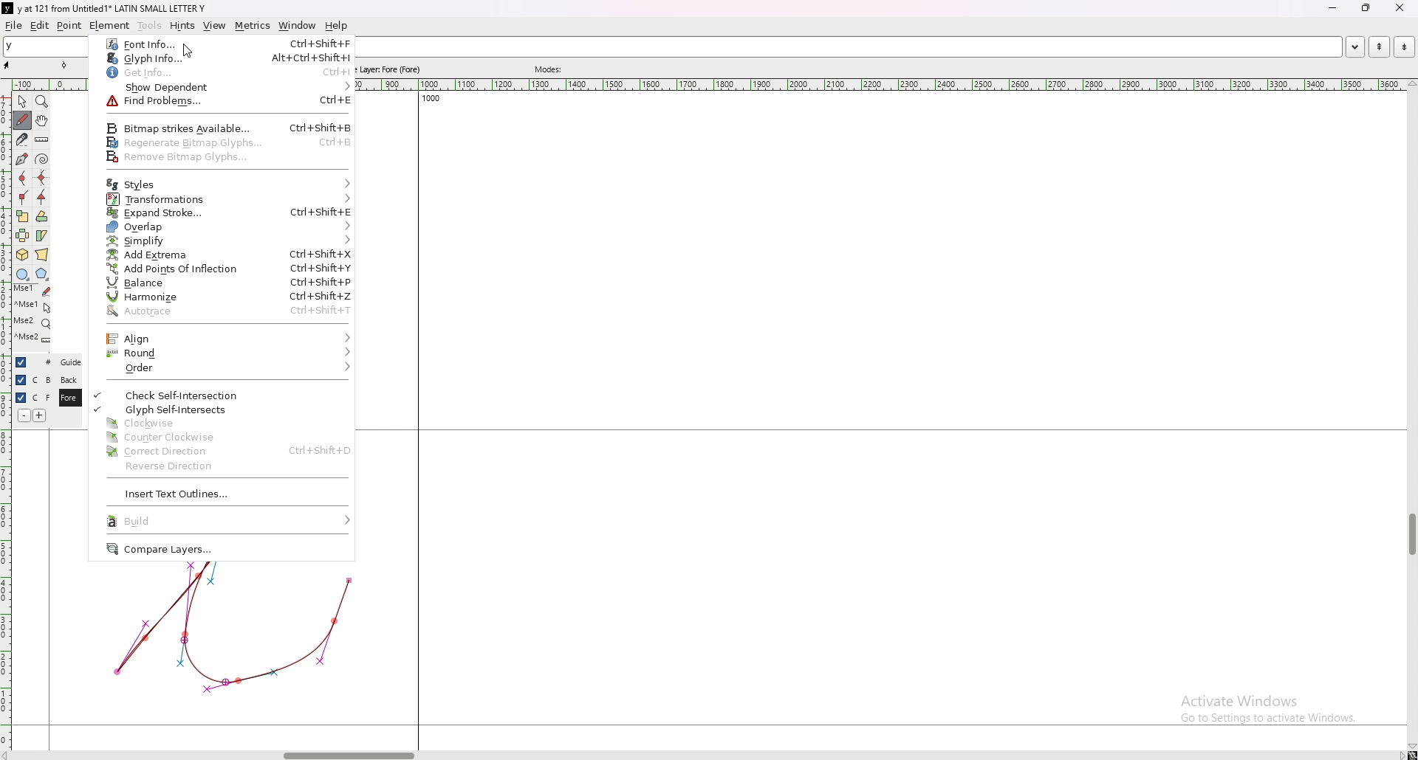  What do you see at coordinates (21, 398) in the screenshot?
I see `hide layer` at bounding box center [21, 398].